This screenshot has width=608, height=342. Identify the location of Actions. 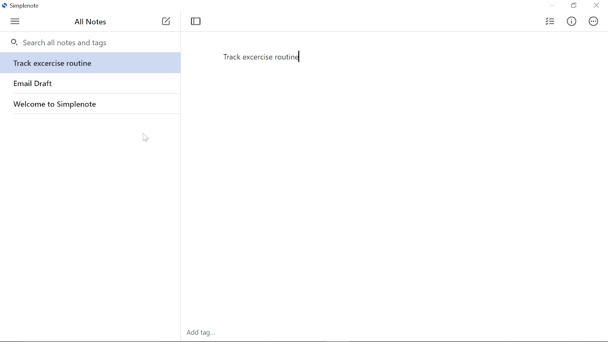
(594, 22).